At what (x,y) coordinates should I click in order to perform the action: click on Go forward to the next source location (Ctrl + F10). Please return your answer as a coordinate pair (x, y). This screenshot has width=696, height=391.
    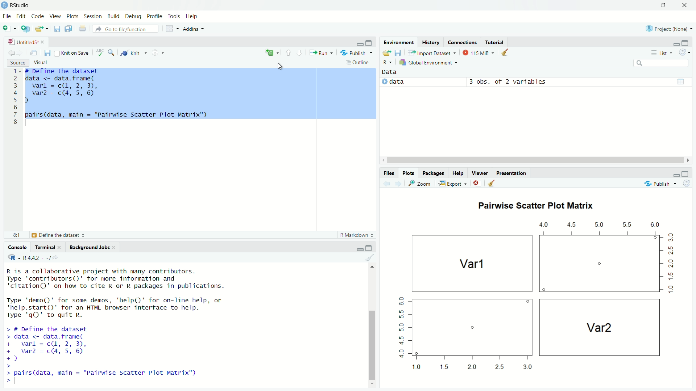
    Looking at the image, I should click on (21, 52).